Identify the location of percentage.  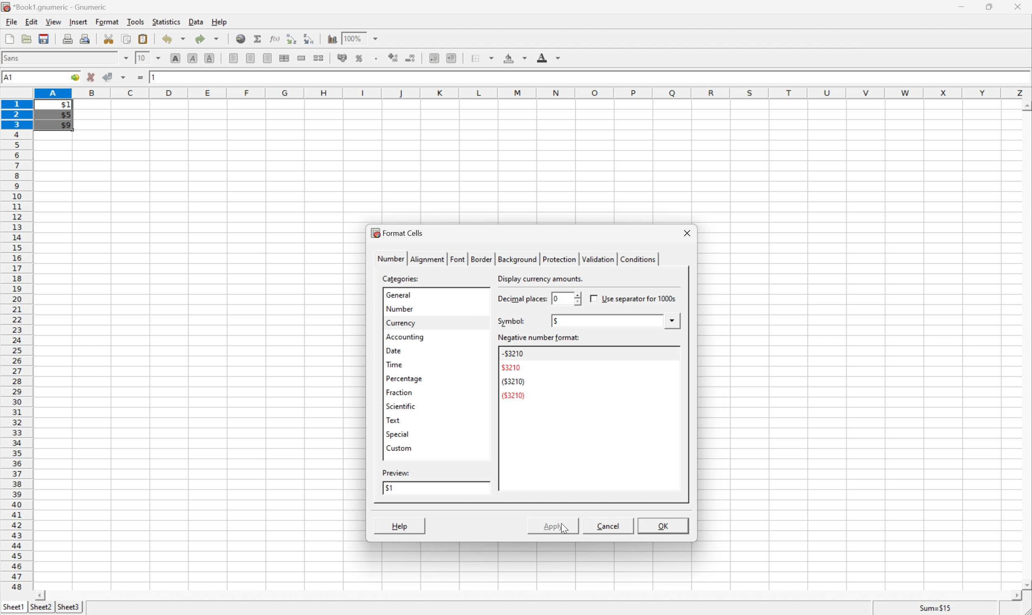
(405, 378).